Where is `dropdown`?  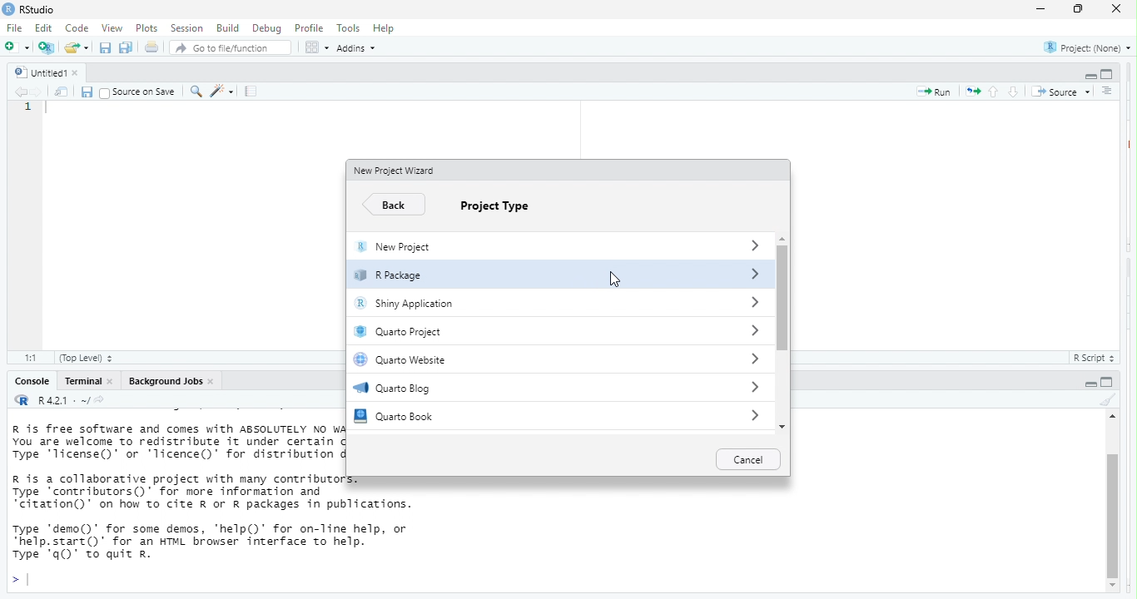
dropdown is located at coordinates (751, 273).